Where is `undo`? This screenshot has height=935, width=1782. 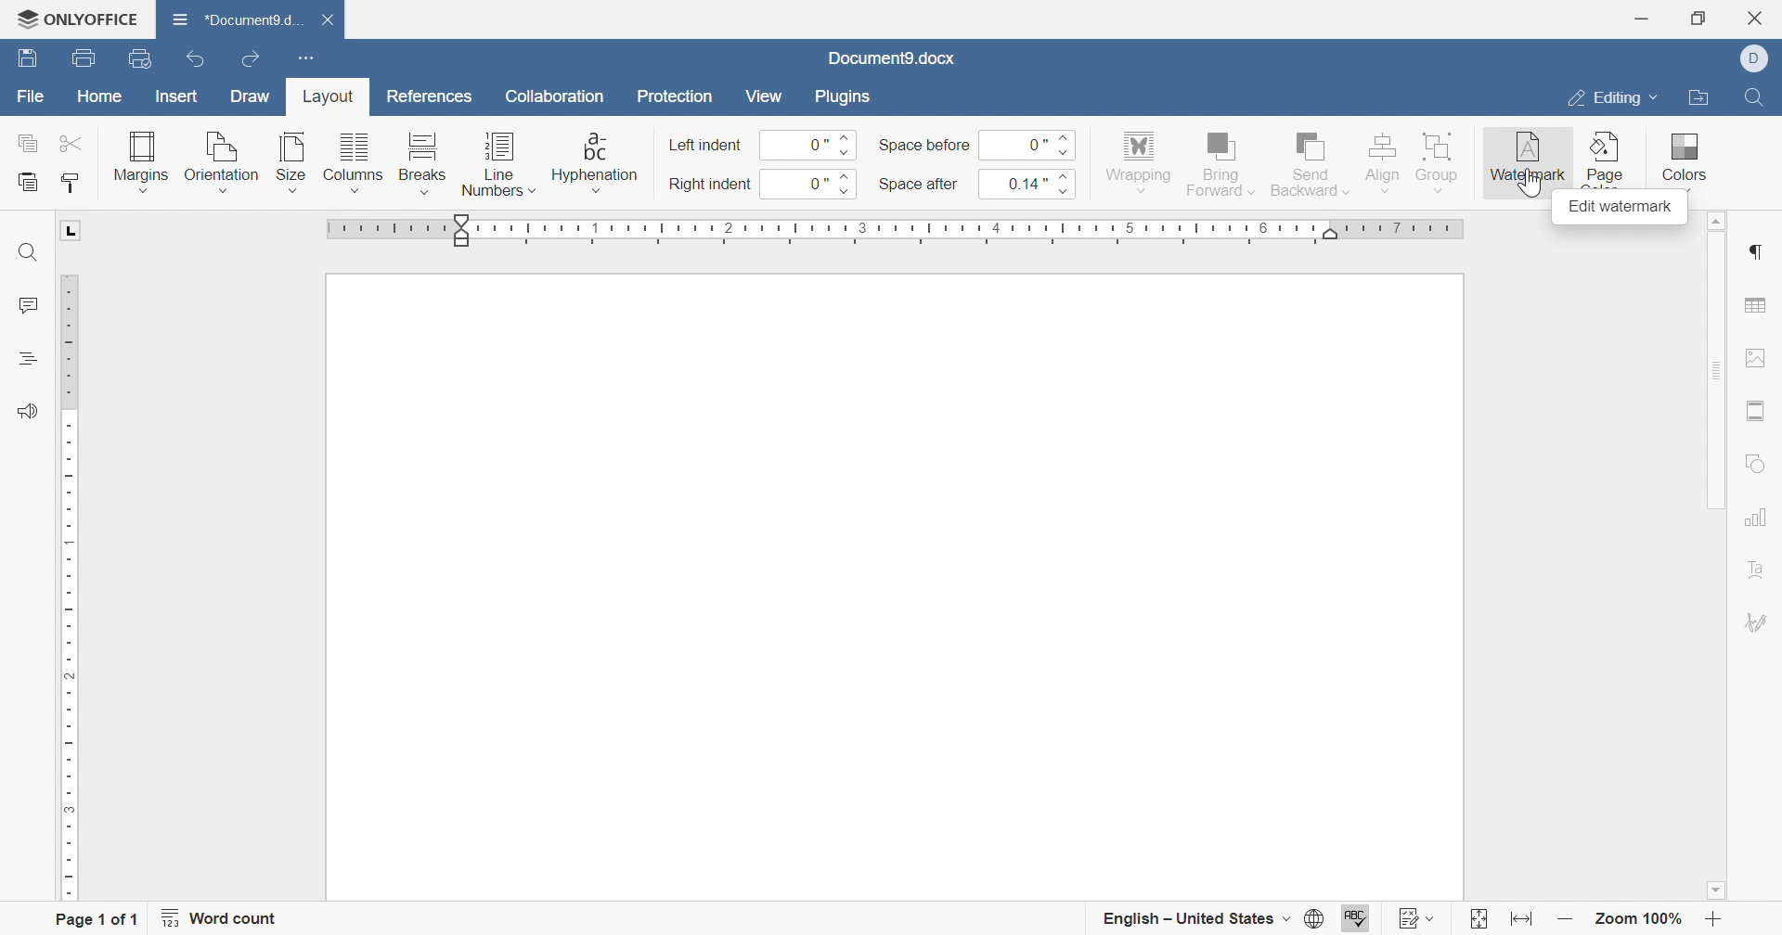
undo is located at coordinates (201, 61).